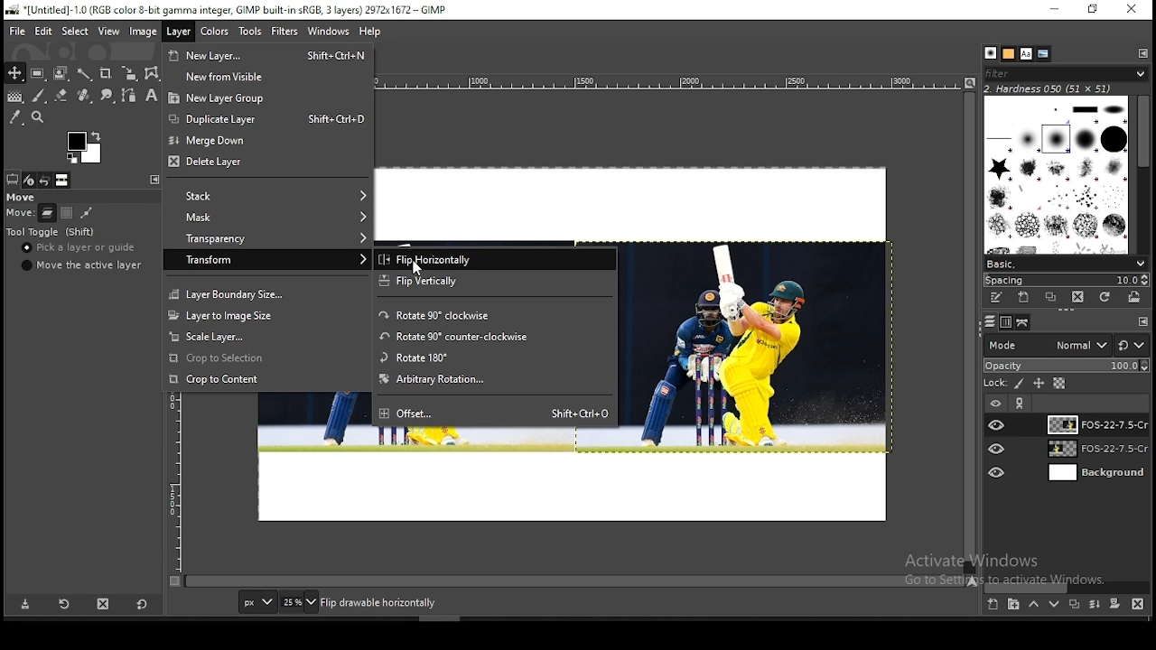 This screenshot has width=1156, height=650. What do you see at coordinates (63, 605) in the screenshot?
I see `restore tool preset` at bounding box center [63, 605].